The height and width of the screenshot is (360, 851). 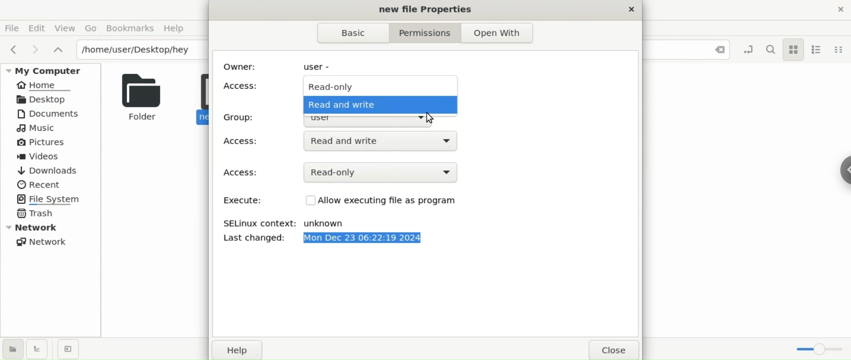 What do you see at coordinates (260, 140) in the screenshot?
I see `Access` at bounding box center [260, 140].